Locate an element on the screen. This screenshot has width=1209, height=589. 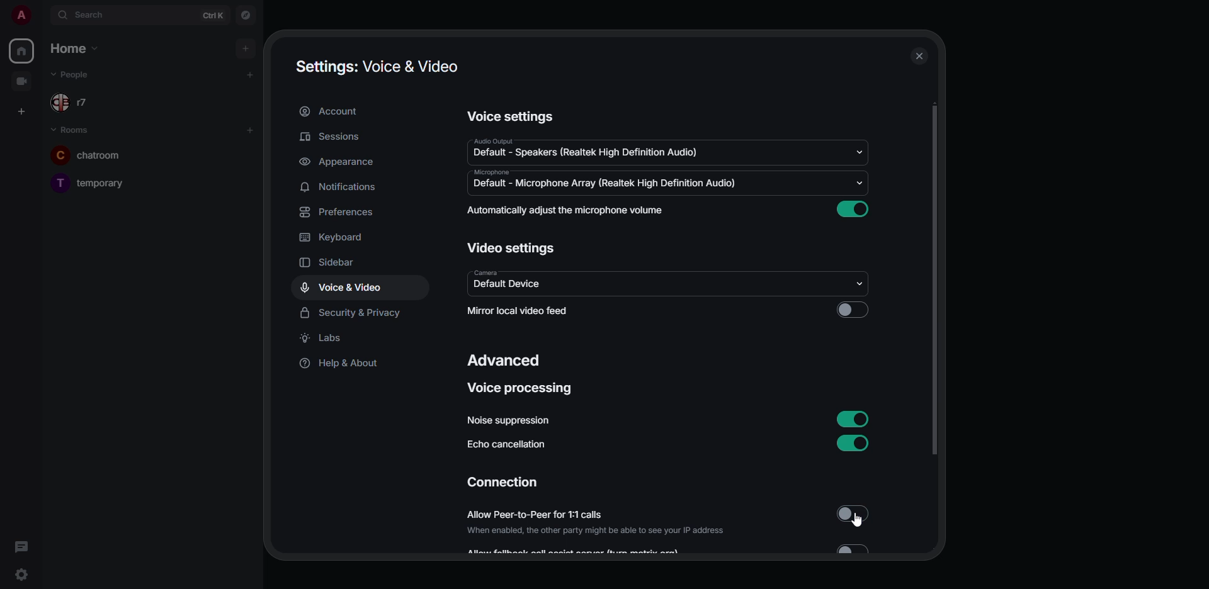
enabled is located at coordinates (852, 418).